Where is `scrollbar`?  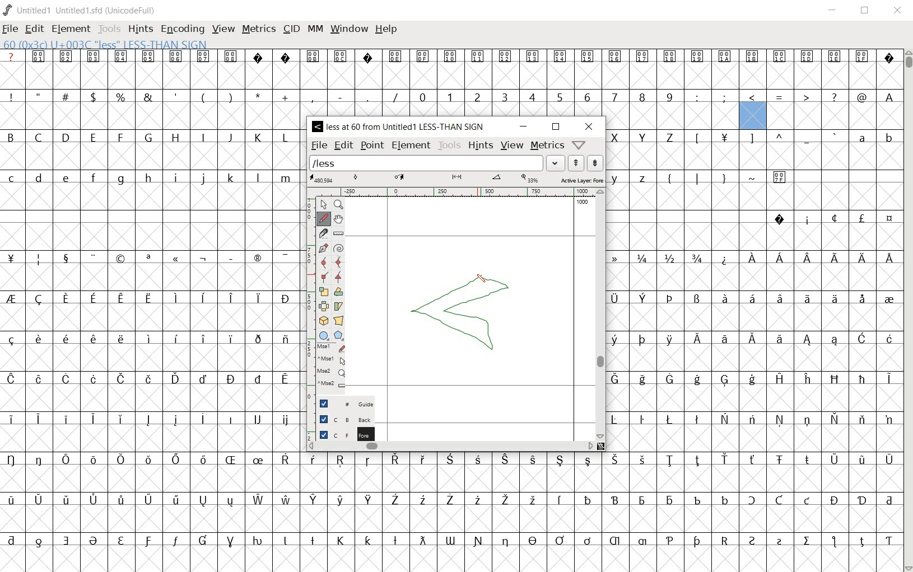
scrollbar is located at coordinates (907, 310).